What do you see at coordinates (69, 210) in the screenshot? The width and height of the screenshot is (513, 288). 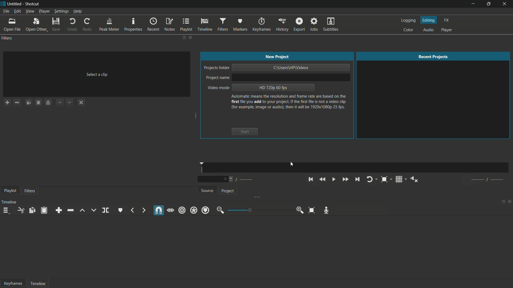 I see `ripple delete` at bounding box center [69, 210].